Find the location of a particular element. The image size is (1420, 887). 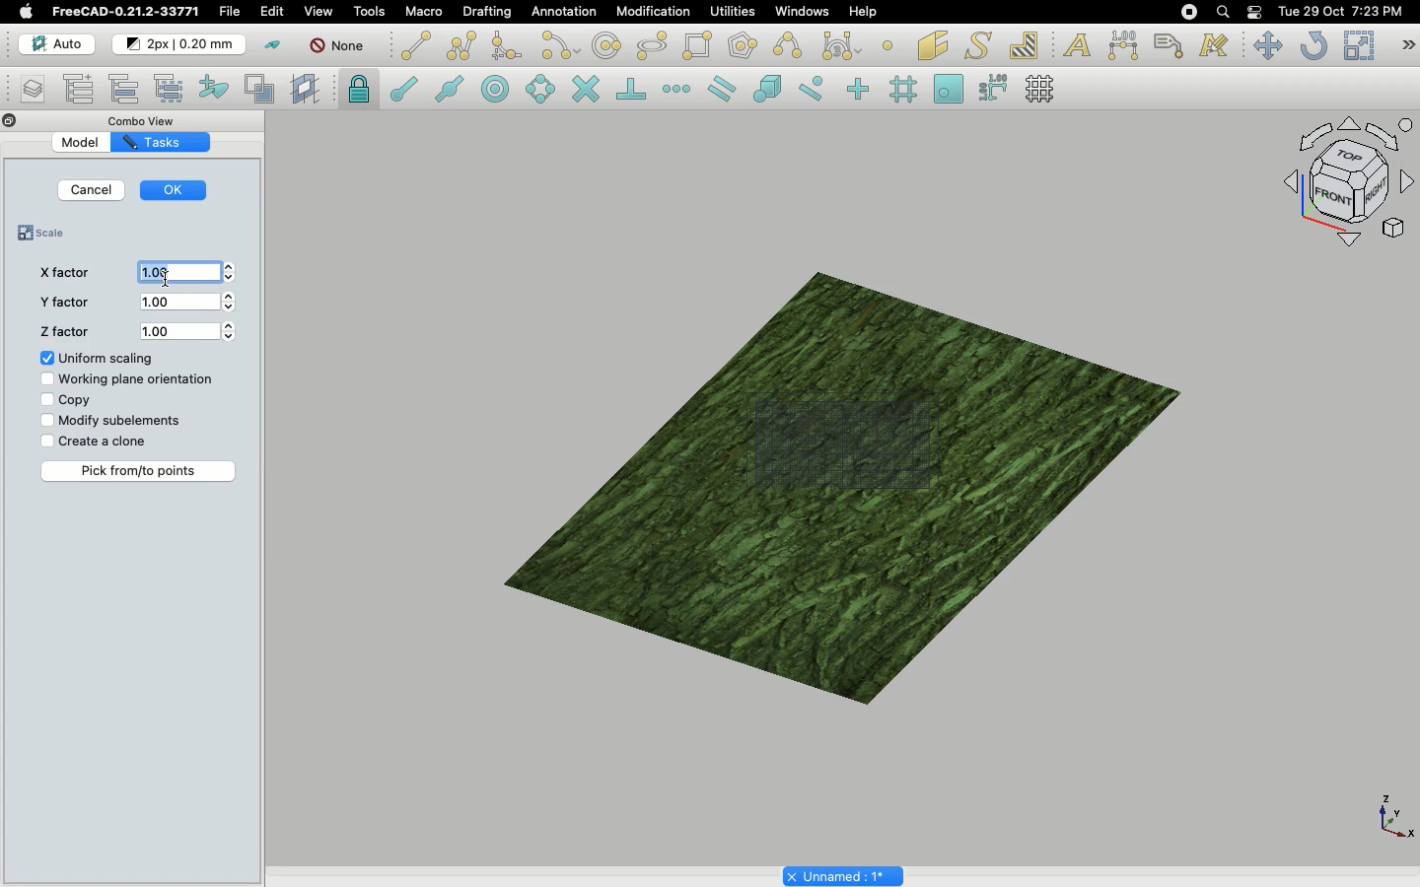

Toggle normal/wireframe display is located at coordinates (260, 89).